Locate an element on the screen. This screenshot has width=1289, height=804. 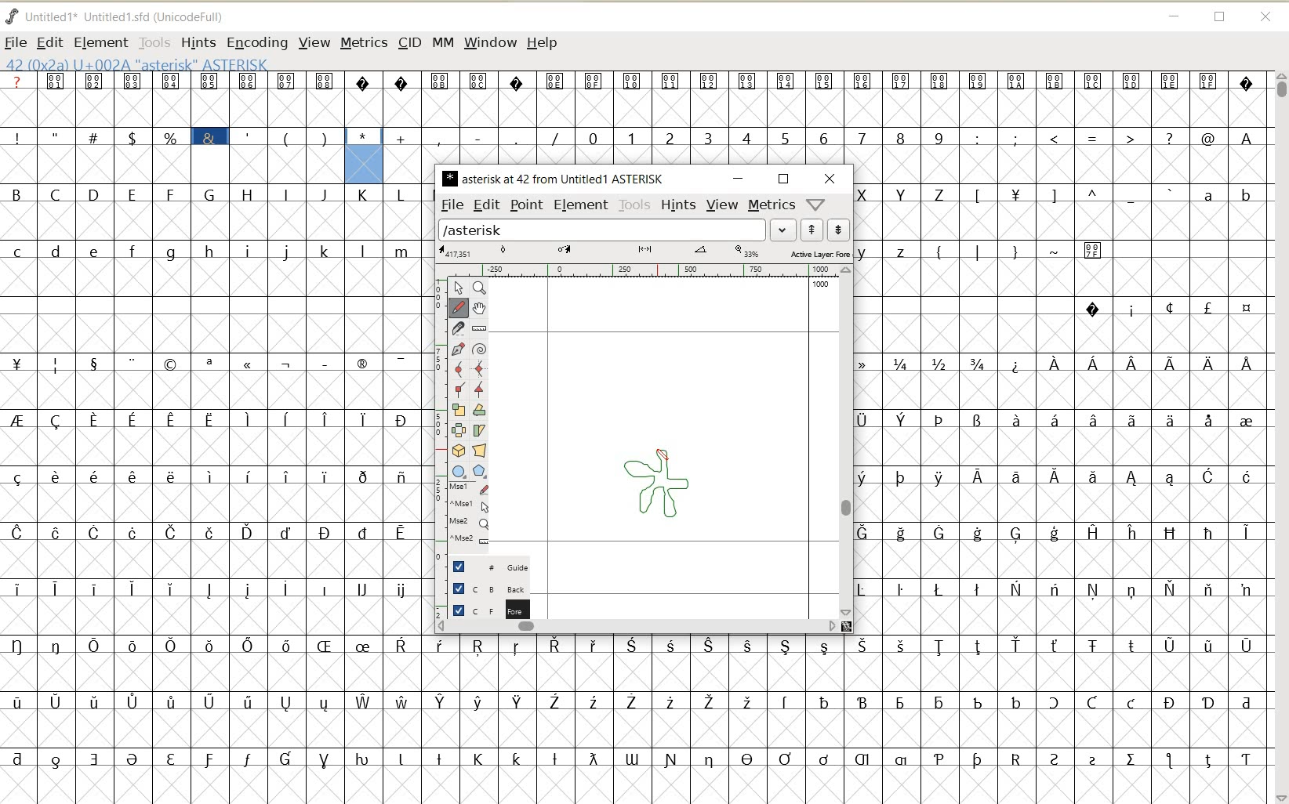
EXPAND is located at coordinates (783, 230).